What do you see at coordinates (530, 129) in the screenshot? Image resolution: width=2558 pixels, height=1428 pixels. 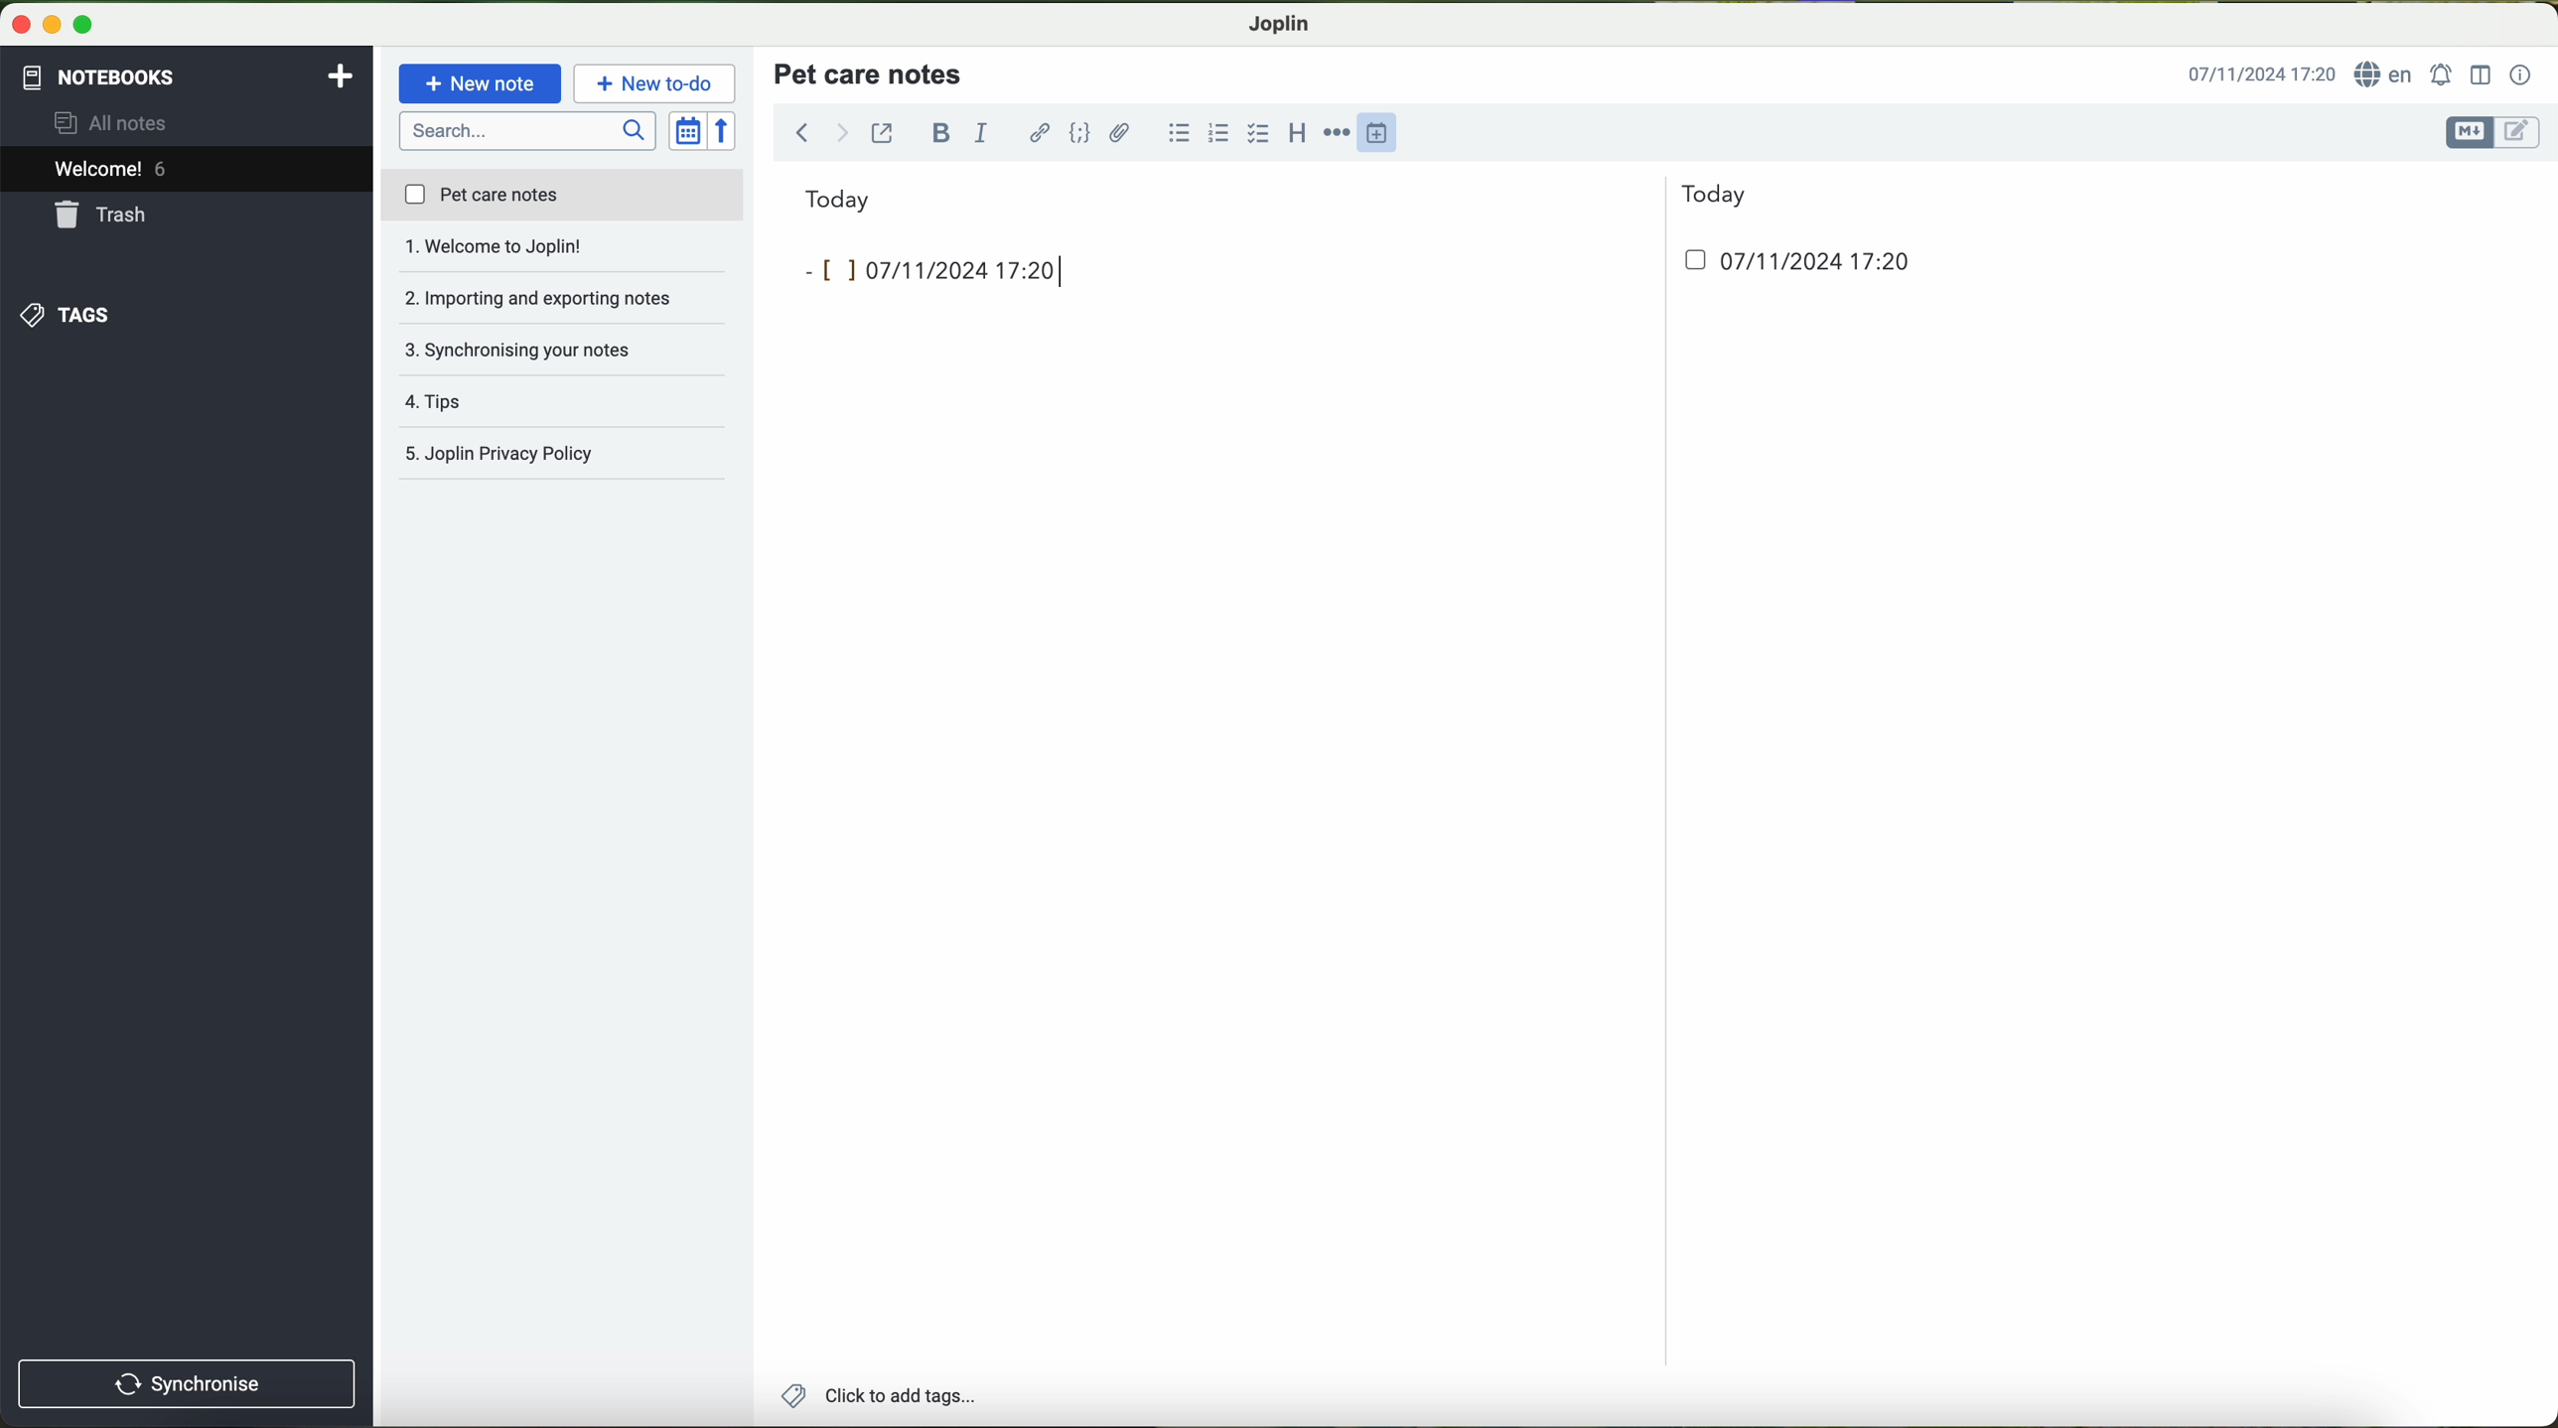 I see `search bar` at bounding box center [530, 129].